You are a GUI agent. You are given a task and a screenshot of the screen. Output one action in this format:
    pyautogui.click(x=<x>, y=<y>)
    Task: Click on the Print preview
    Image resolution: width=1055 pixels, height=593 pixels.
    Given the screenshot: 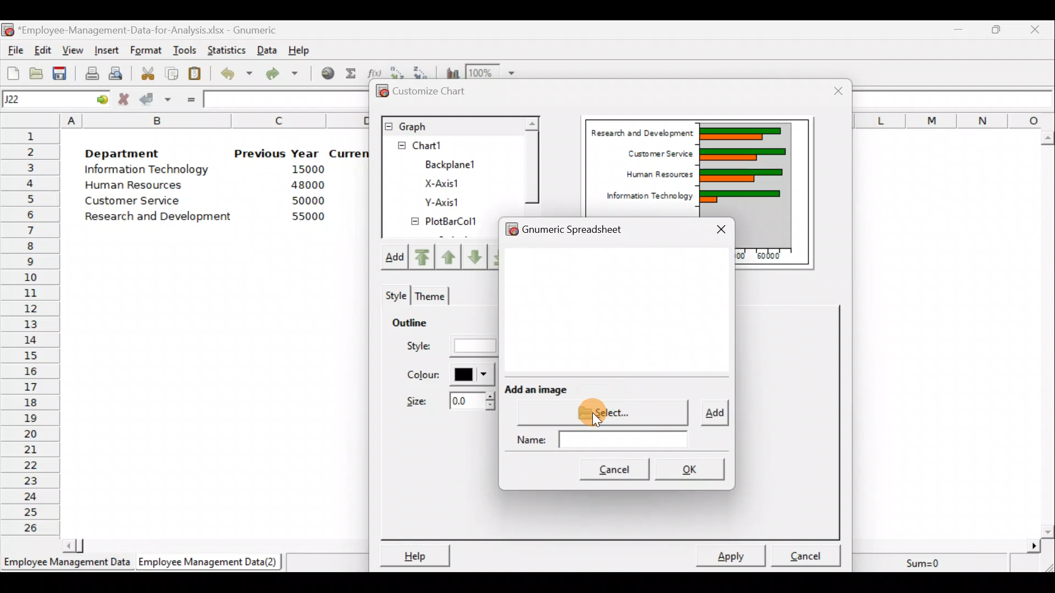 What is the action you would take?
    pyautogui.click(x=116, y=73)
    